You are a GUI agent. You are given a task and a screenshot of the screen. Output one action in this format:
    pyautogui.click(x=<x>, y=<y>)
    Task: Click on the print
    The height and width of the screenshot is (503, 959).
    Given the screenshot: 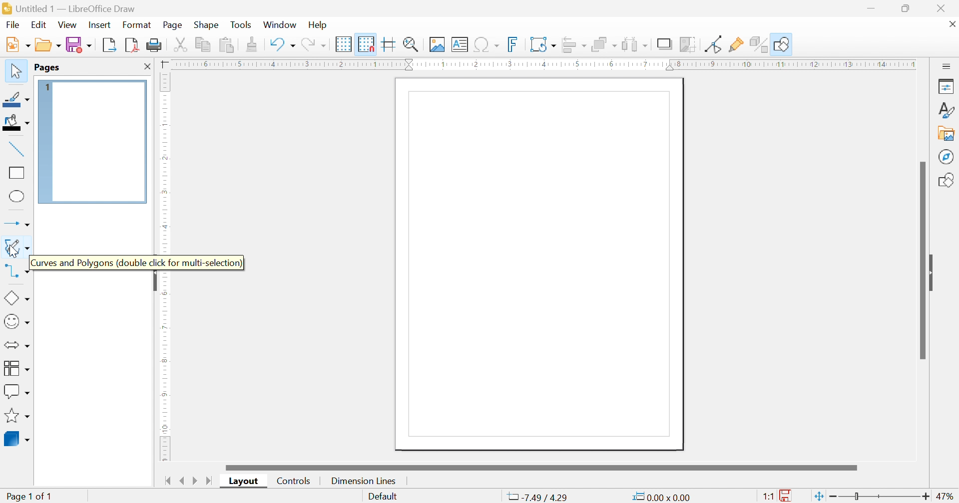 What is the action you would take?
    pyautogui.click(x=155, y=45)
    